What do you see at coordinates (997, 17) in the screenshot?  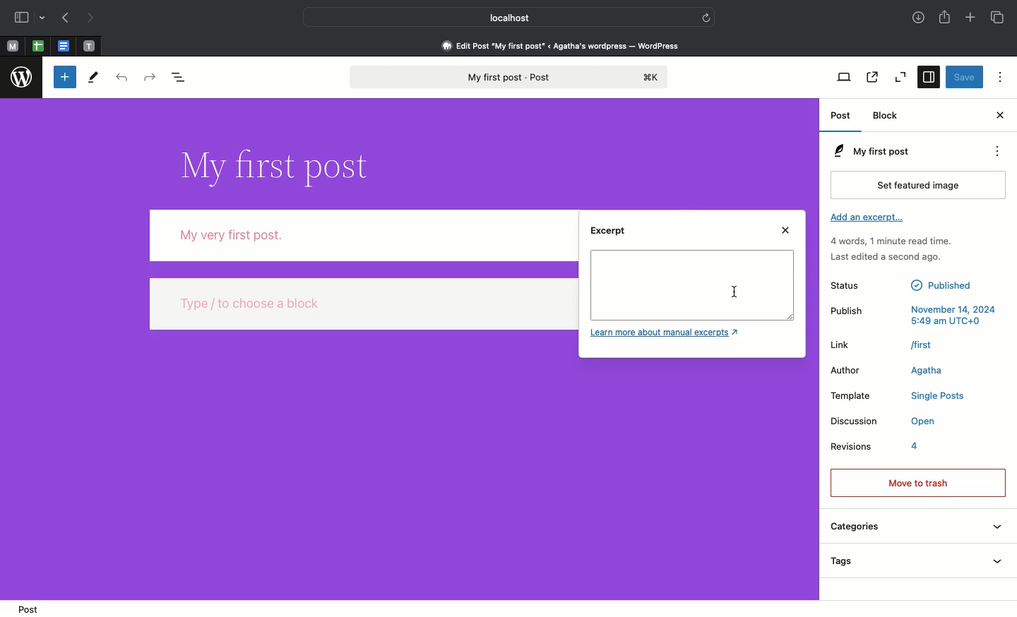 I see `Tabs` at bounding box center [997, 17].